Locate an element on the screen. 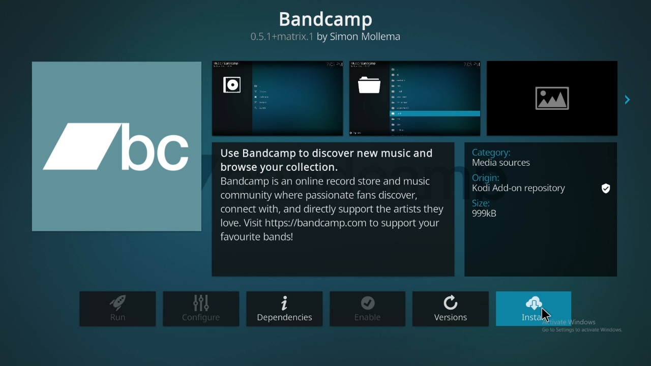 The image size is (651, 366). info is located at coordinates (333, 210).